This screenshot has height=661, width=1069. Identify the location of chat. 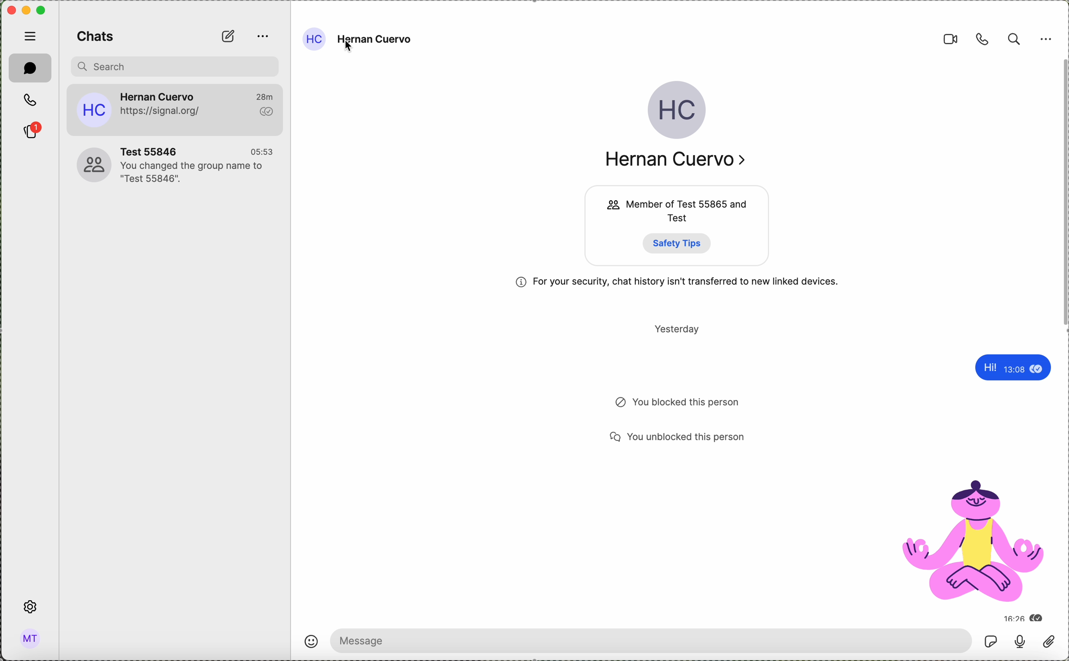
(31, 68).